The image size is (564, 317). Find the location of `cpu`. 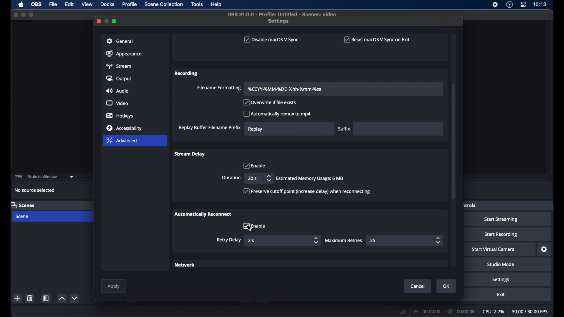

cpu is located at coordinates (493, 312).